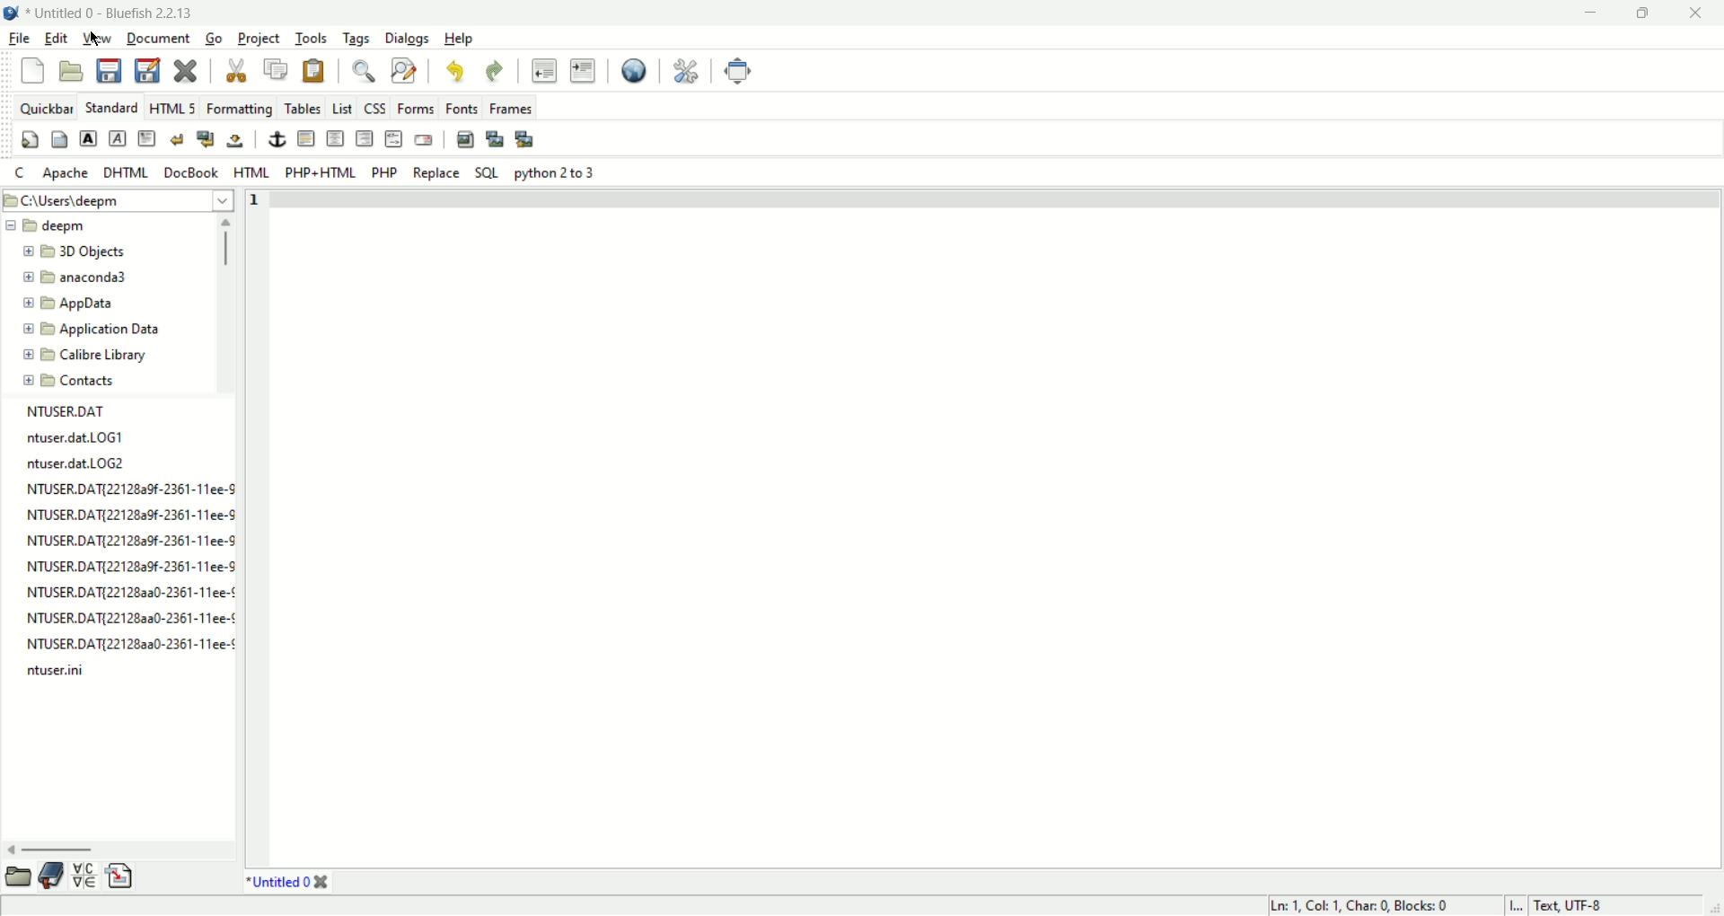 Image resolution: width=1724 pixels, height=916 pixels. Describe the element at coordinates (31, 140) in the screenshot. I see `quickstart` at that location.